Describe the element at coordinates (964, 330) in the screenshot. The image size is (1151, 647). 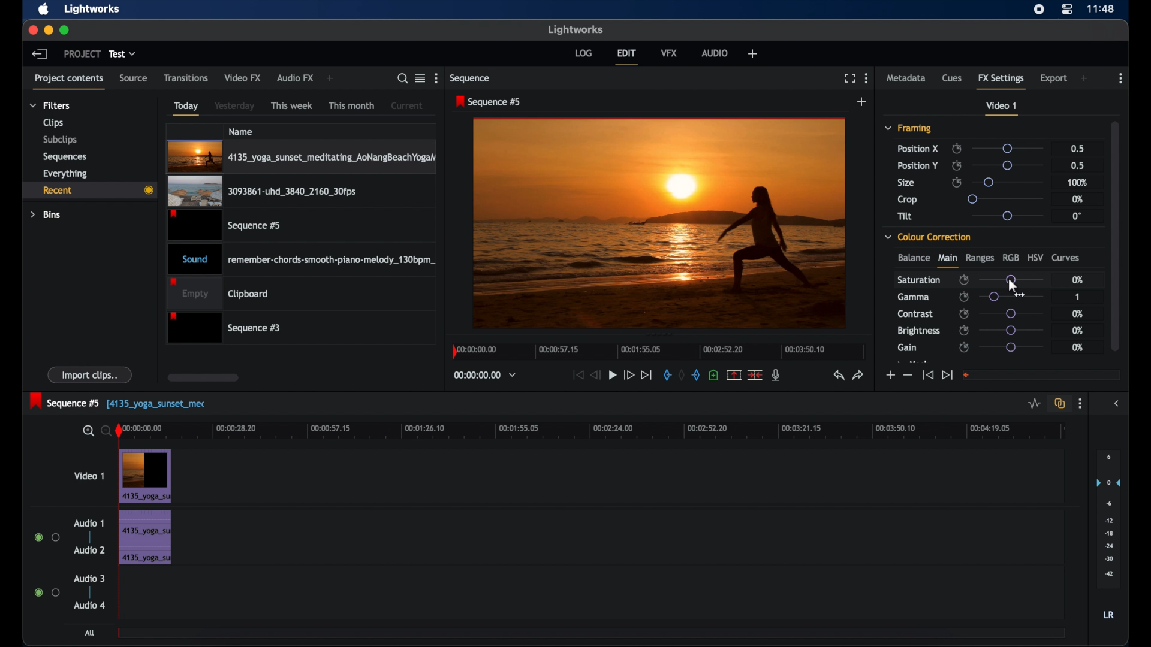
I see `enable/disable keyframes` at that location.